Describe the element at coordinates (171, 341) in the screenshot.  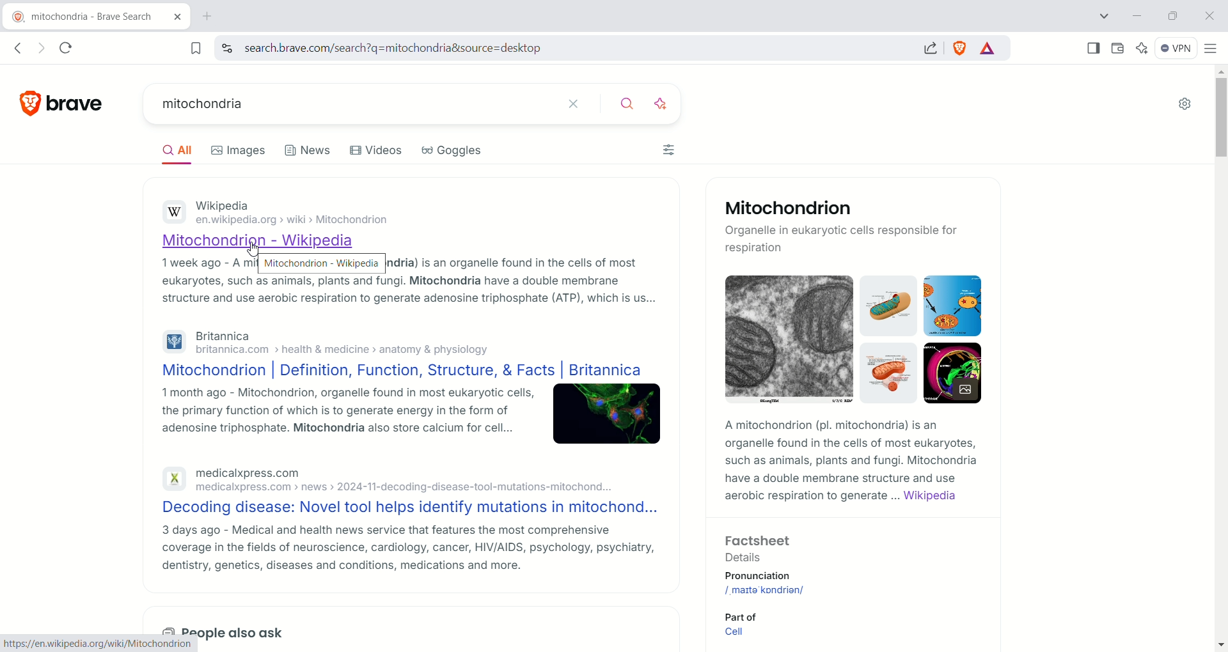
I see `Britannica logo` at that location.